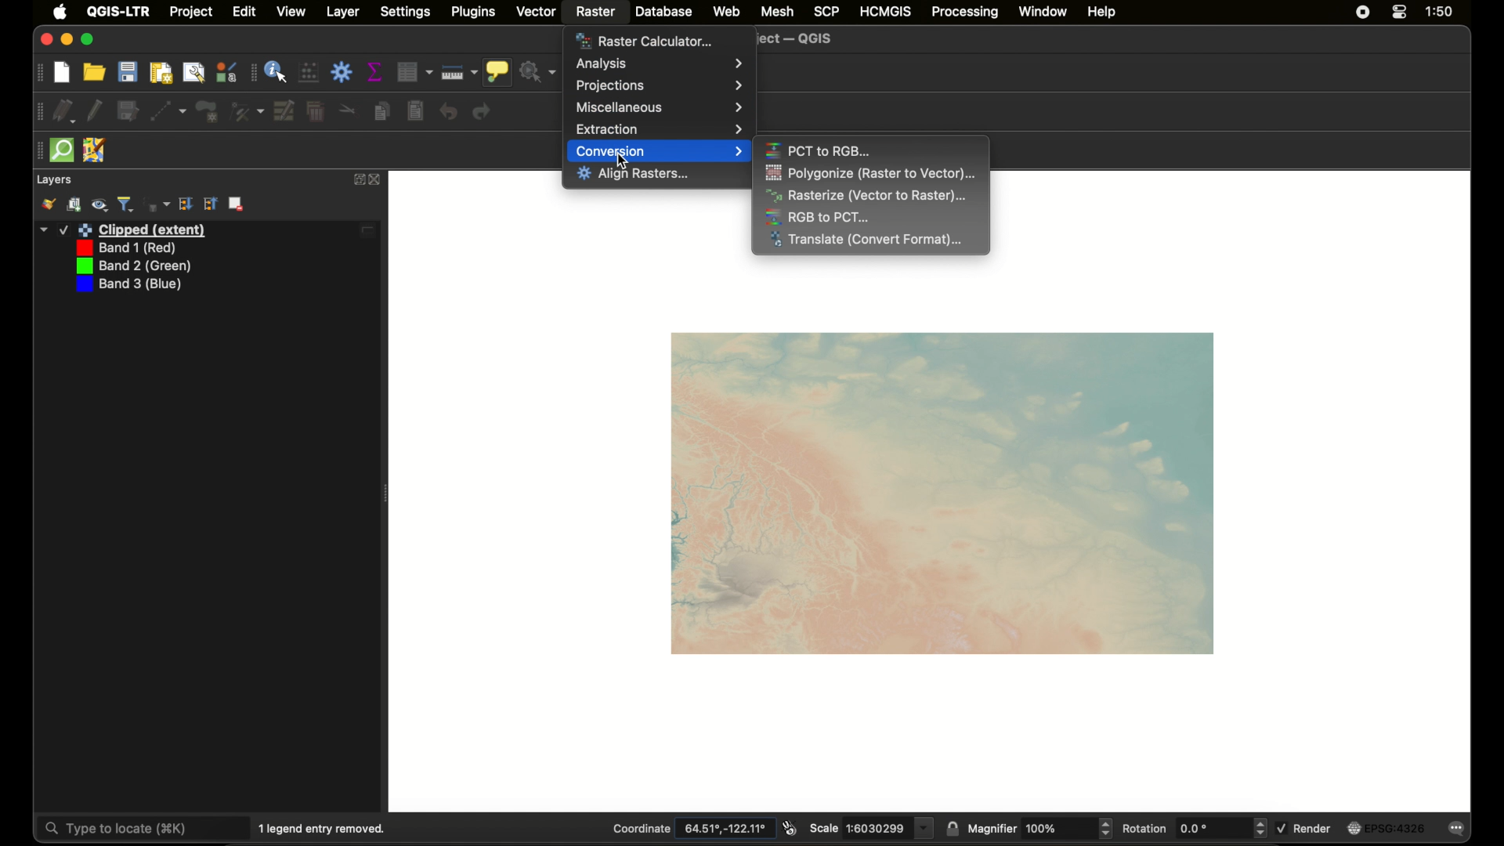 The image size is (1504, 846). I want to click on filter legend by expression, so click(157, 204).